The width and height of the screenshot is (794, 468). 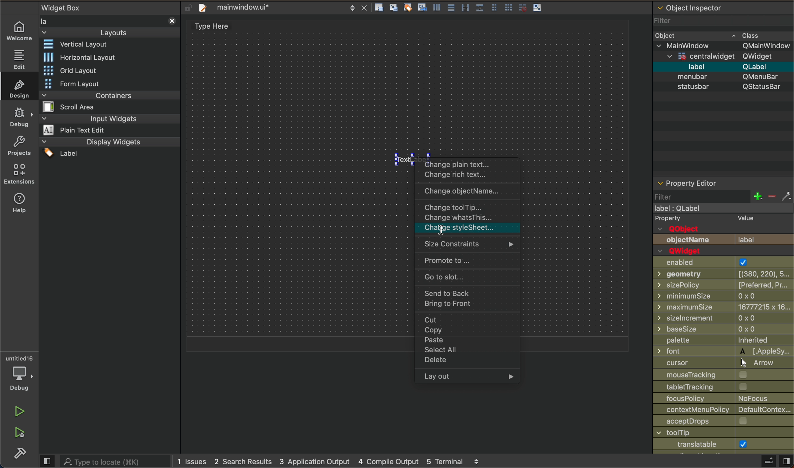 I want to click on change object name, so click(x=466, y=192).